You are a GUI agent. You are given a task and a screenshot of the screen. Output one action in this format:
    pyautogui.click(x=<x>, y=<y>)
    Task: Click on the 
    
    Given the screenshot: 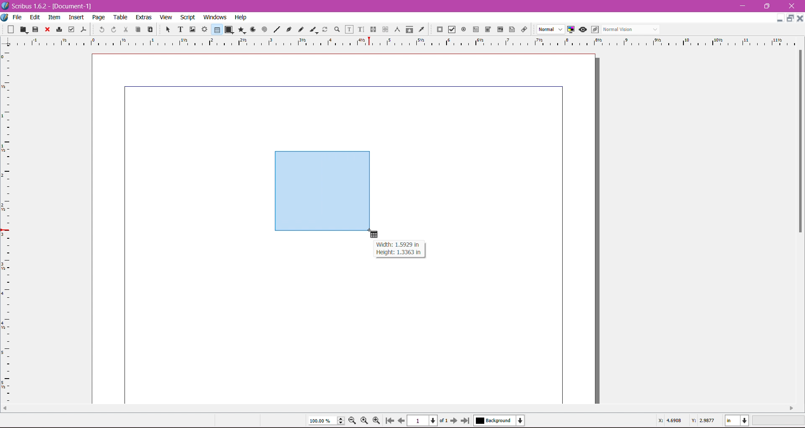 What is the action you would take?
    pyautogui.click(x=187, y=17)
    